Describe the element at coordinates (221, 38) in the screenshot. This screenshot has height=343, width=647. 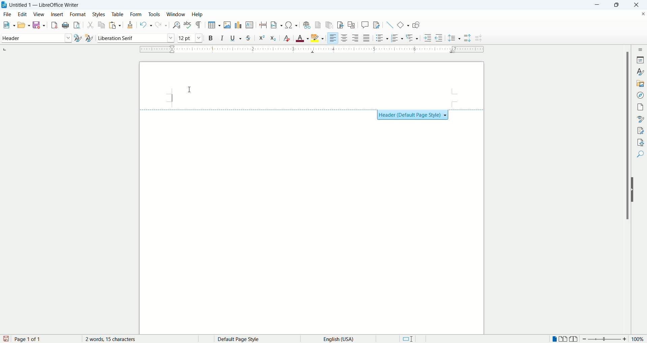
I see `italic` at that location.